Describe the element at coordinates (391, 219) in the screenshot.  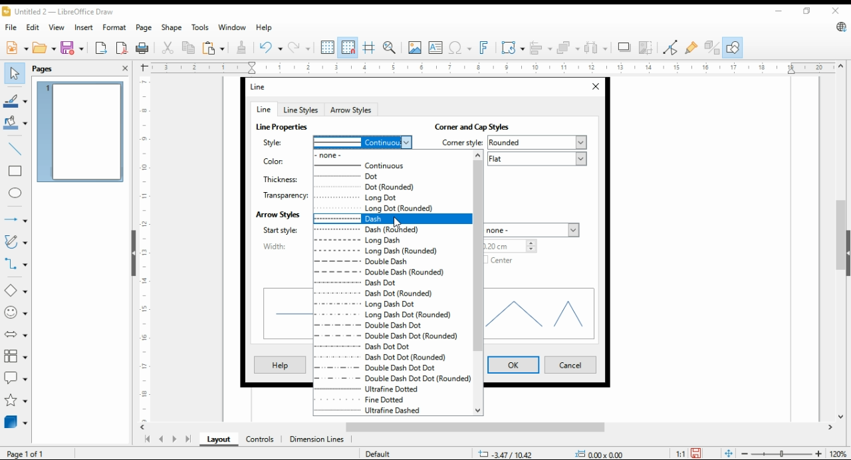
I see `dash` at that location.